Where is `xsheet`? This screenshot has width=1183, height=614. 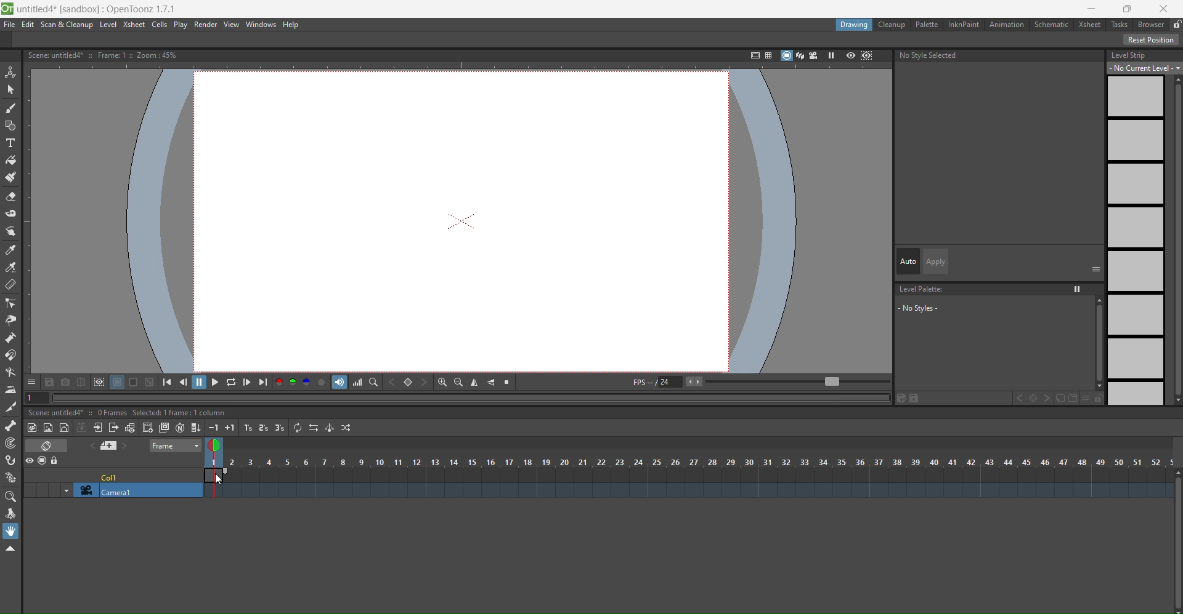 xsheet is located at coordinates (1087, 23).